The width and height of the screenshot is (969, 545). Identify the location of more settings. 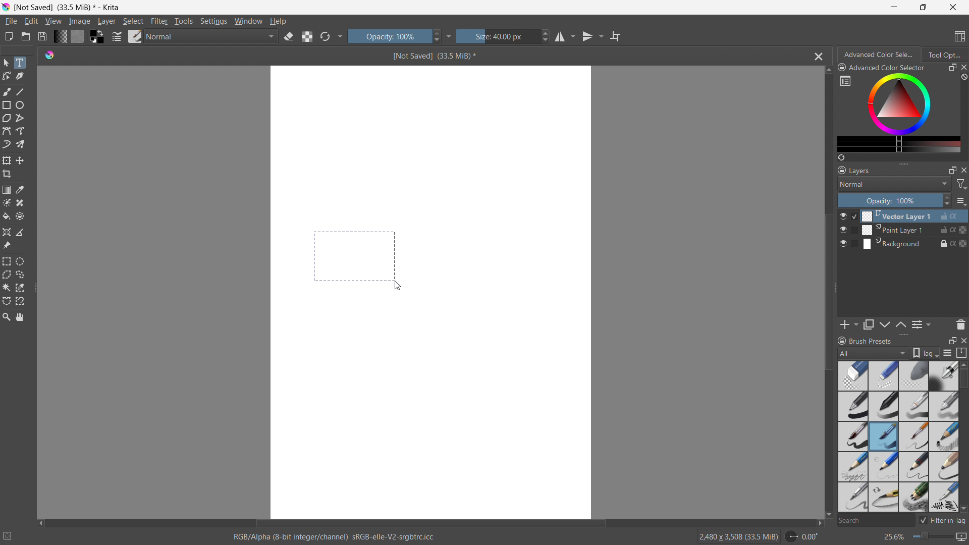
(341, 35).